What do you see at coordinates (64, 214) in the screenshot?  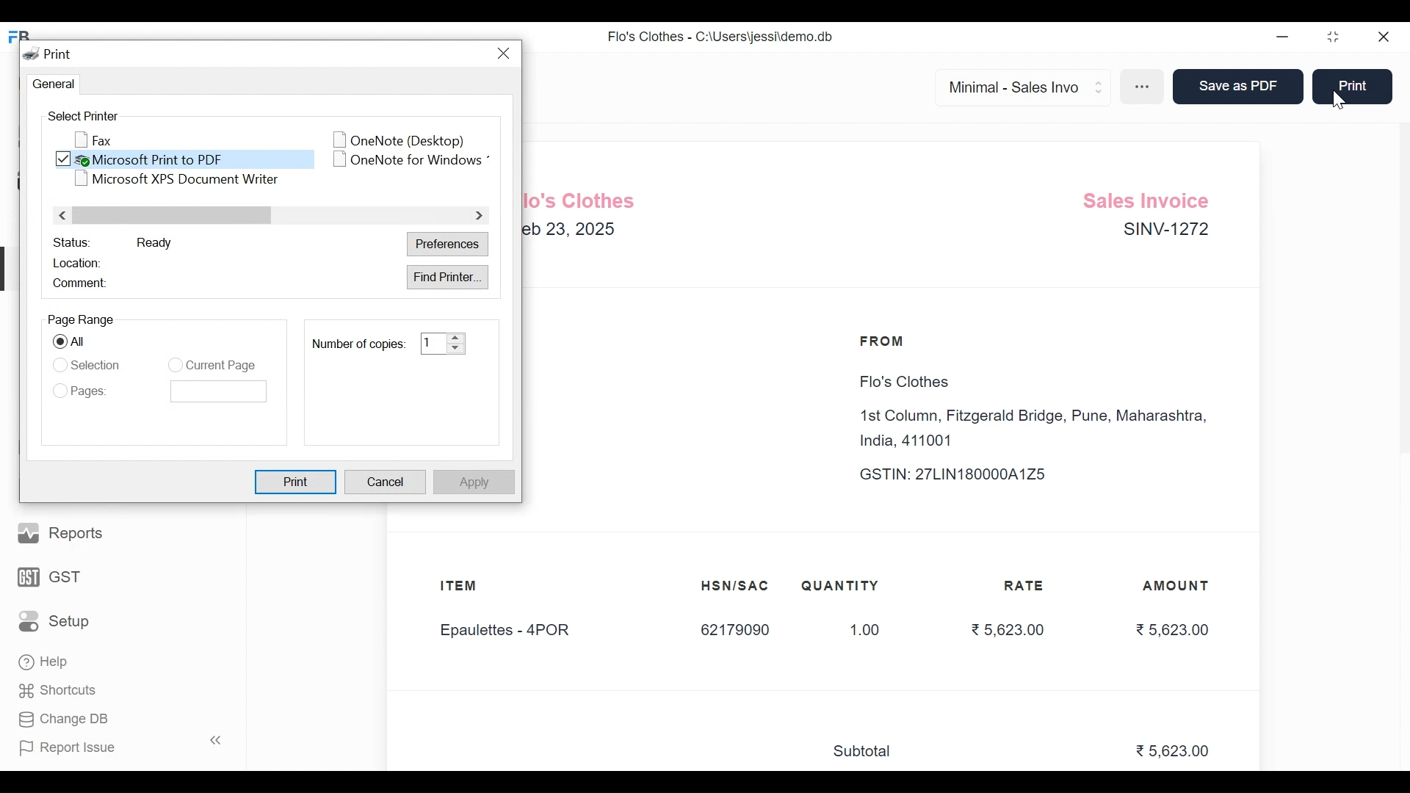 I see `Scroll left` at bounding box center [64, 214].